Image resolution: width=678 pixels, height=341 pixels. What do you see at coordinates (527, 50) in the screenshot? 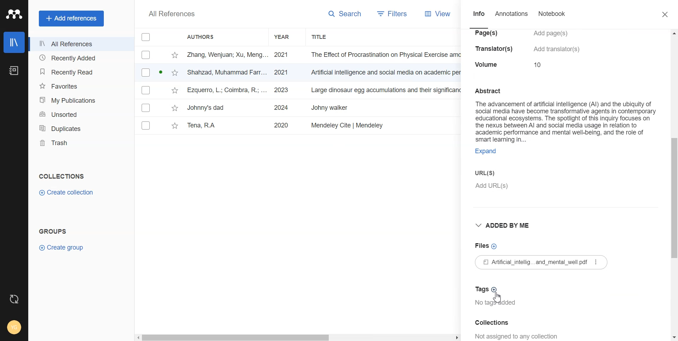
I see `ial intelligence (Al) and the` at bounding box center [527, 50].